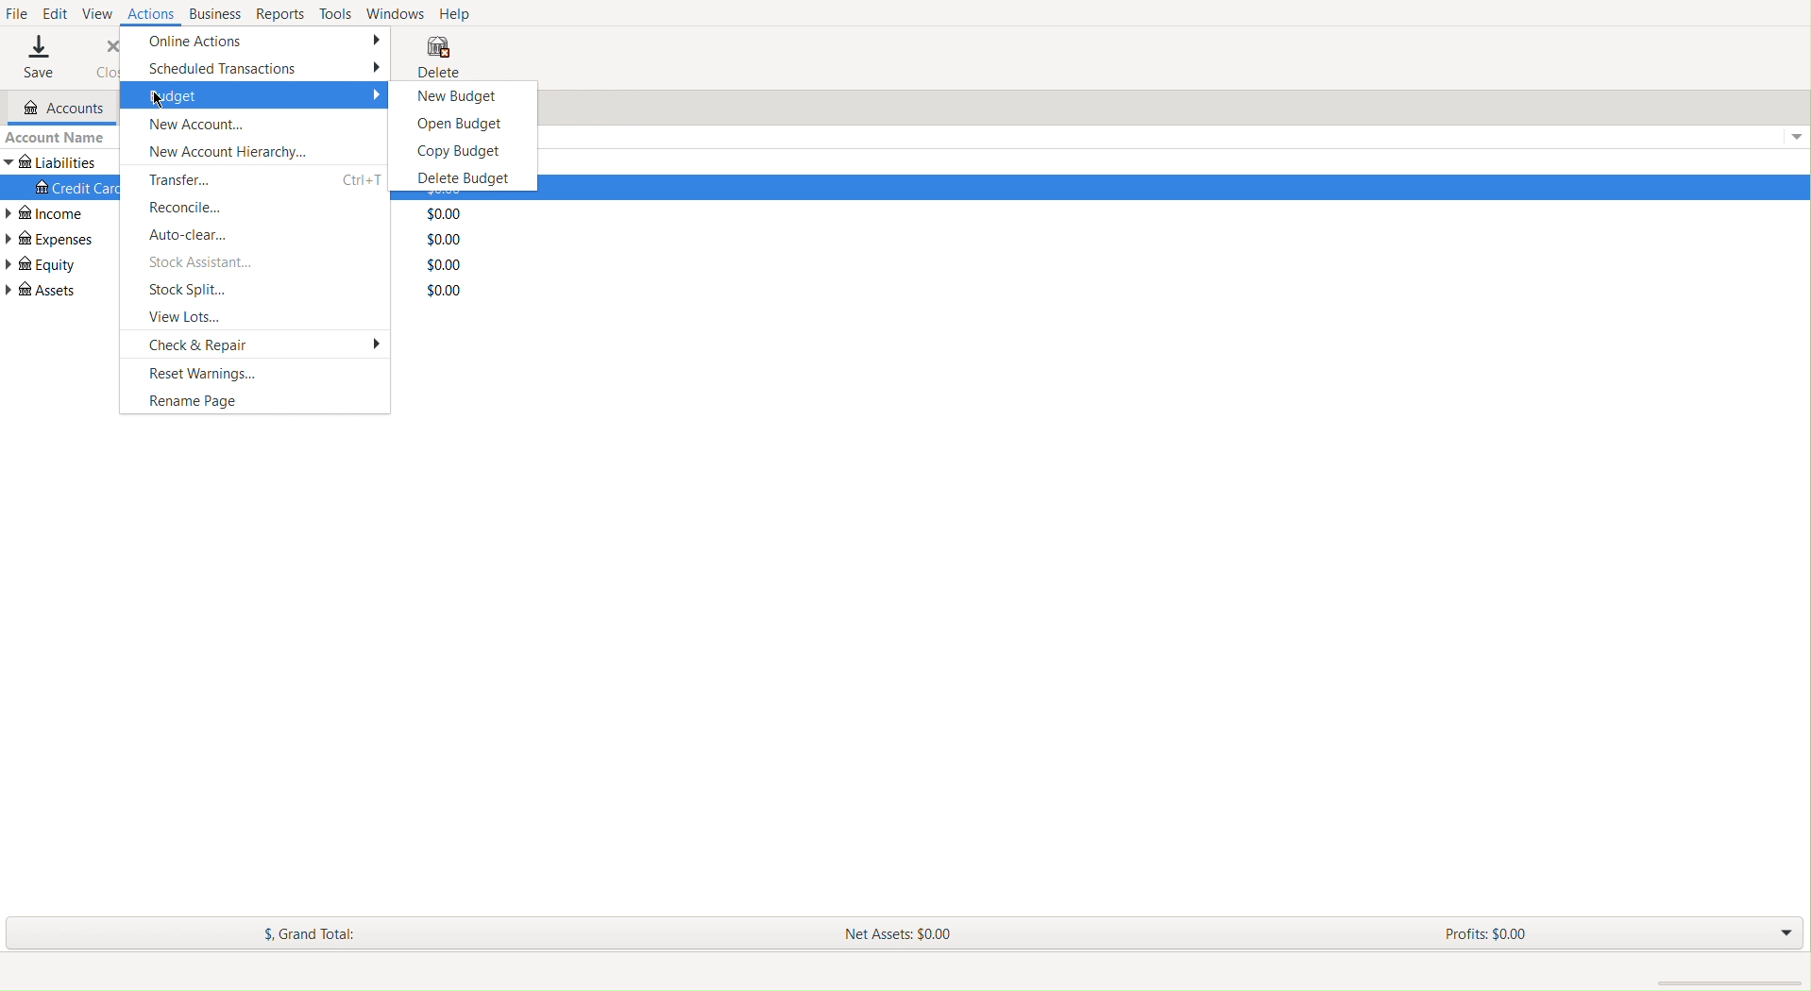  Describe the element at coordinates (60, 138) in the screenshot. I see `Account Name` at that location.